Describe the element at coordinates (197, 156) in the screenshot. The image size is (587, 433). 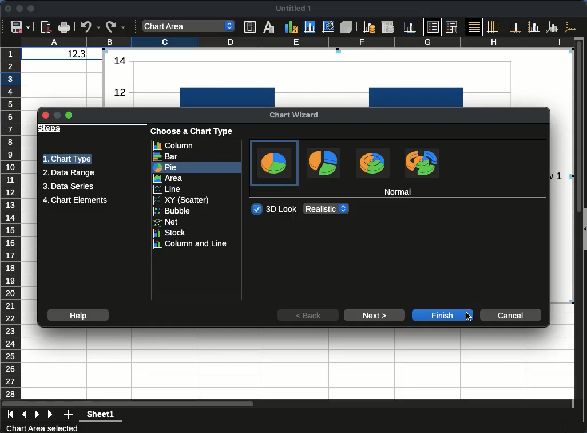
I see `bar` at that location.